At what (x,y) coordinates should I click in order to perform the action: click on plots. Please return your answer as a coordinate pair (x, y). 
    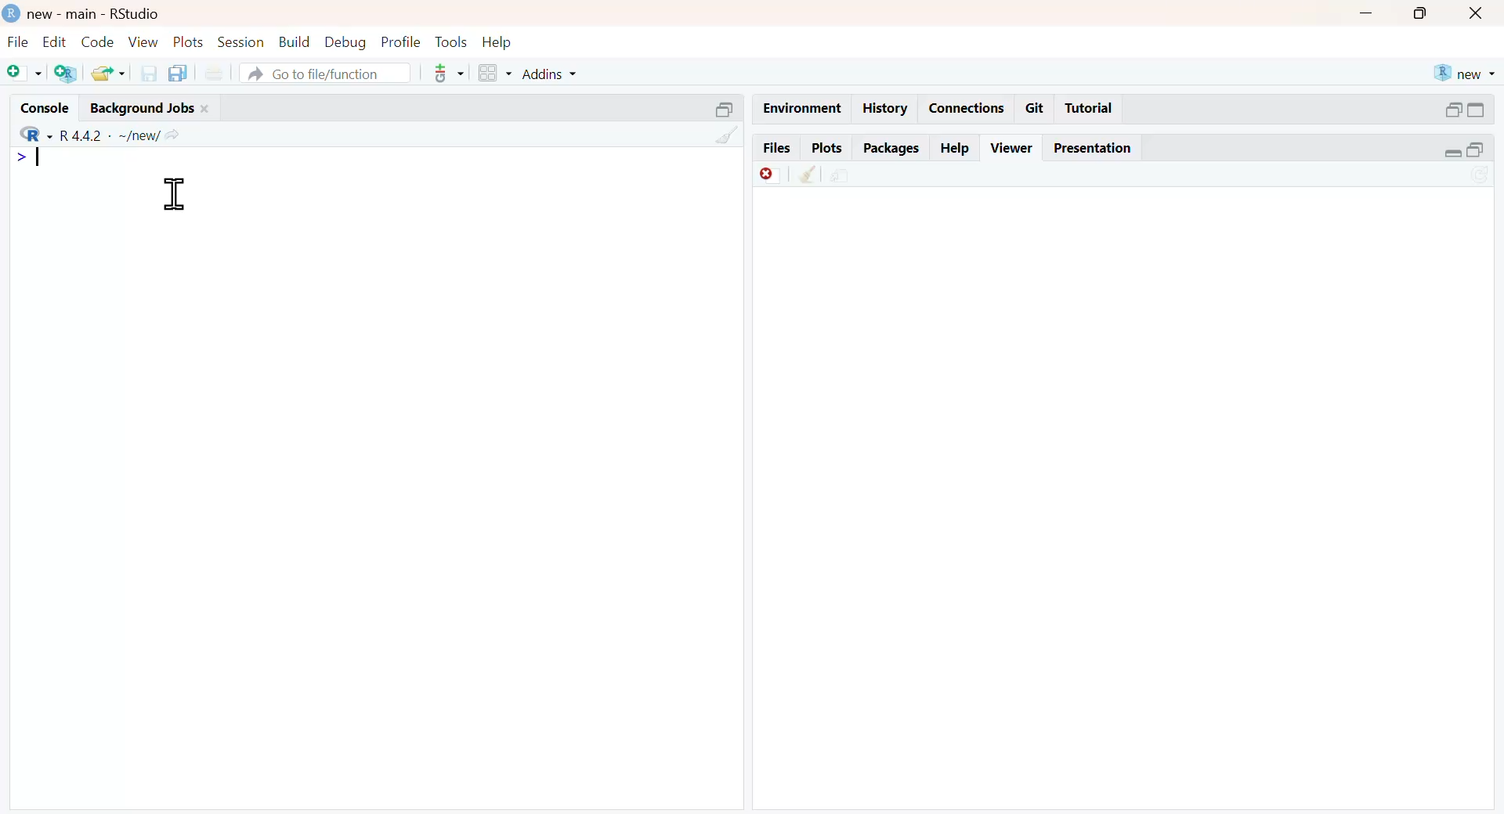
    Looking at the image, I should click on (190, 43).